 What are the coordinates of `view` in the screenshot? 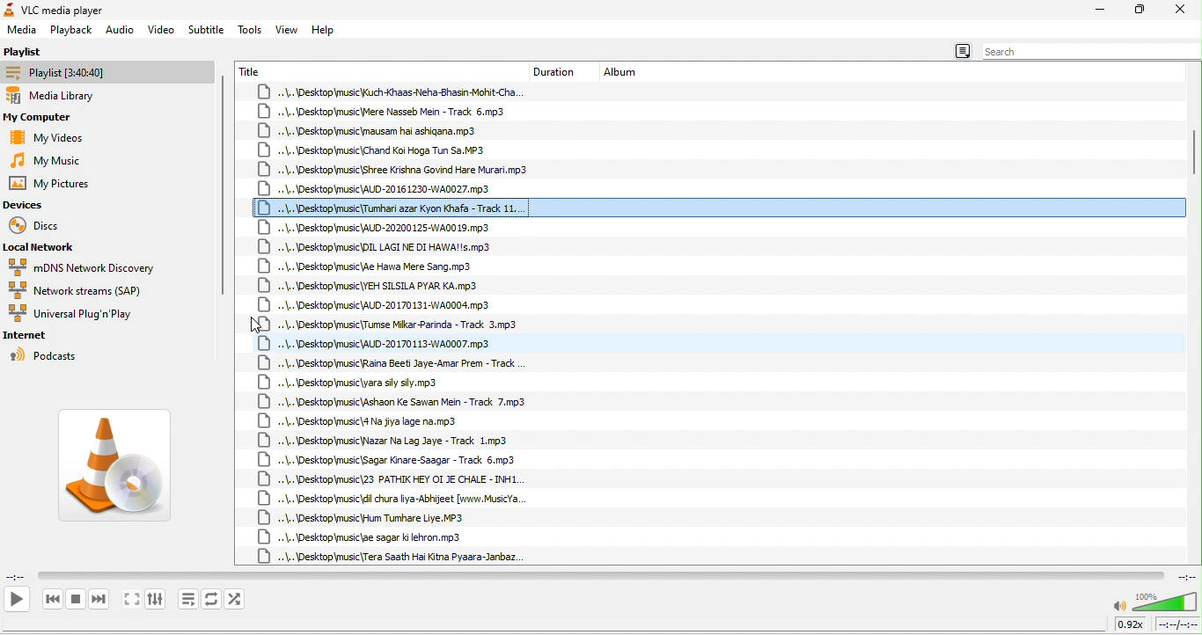 It's located at (288, 29).